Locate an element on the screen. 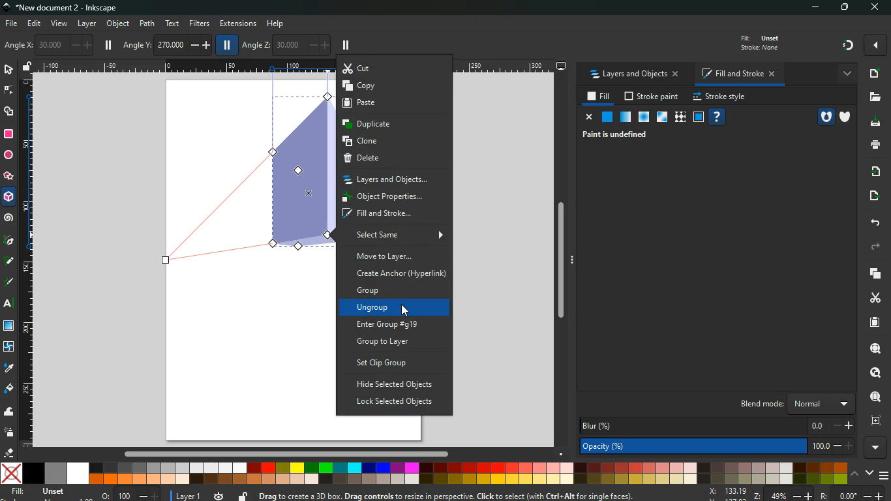  unlock is located at coordinates (27, 67).